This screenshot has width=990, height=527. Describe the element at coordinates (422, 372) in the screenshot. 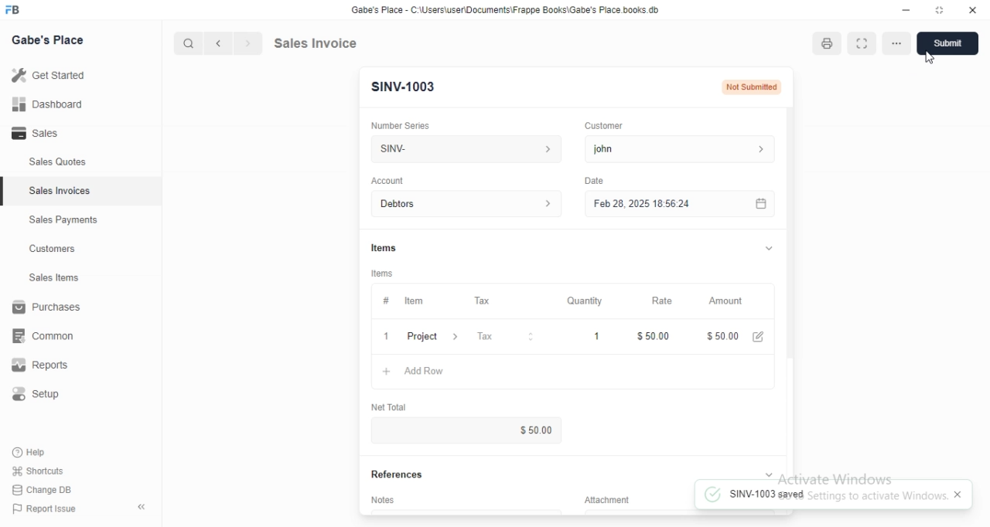

I see `+ Add Row` at that location.